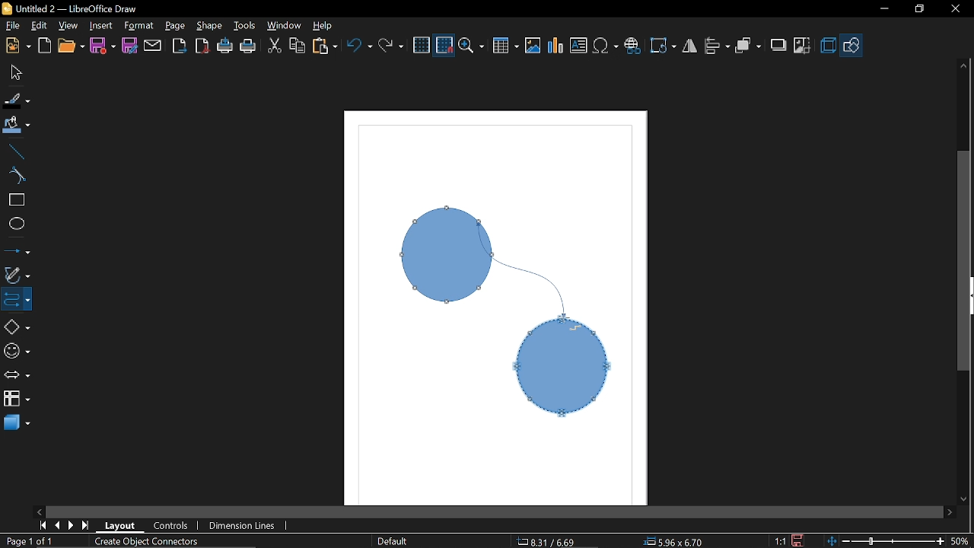 This screenshot has height=548, width=974. What do you see at coordinates (325, 45) in the screenshot?
I see `Paste` at bounding box center [325, 45].